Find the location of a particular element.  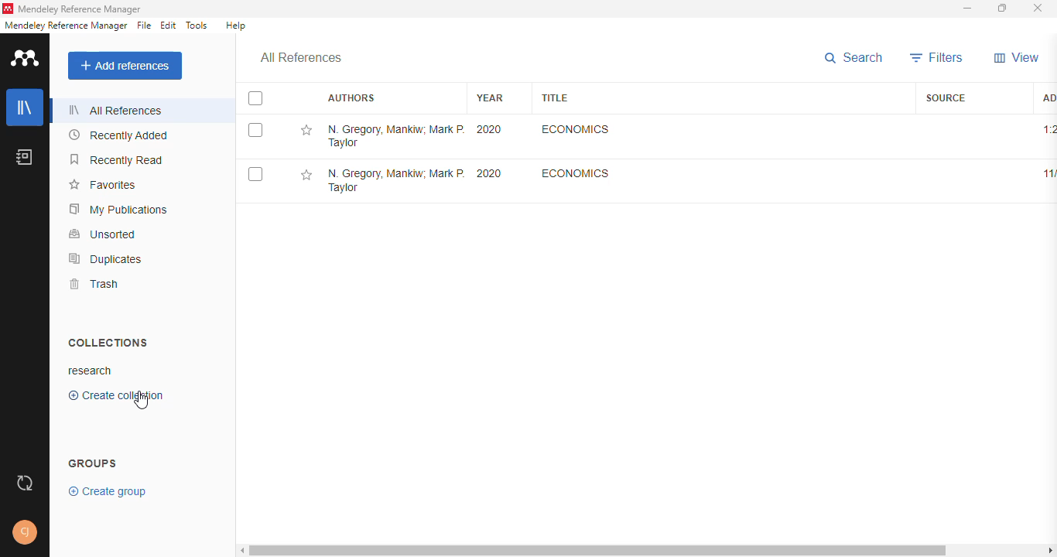

N. Gregory Mankiw, Mark P. Taylor is located at coordinates (395, 182).